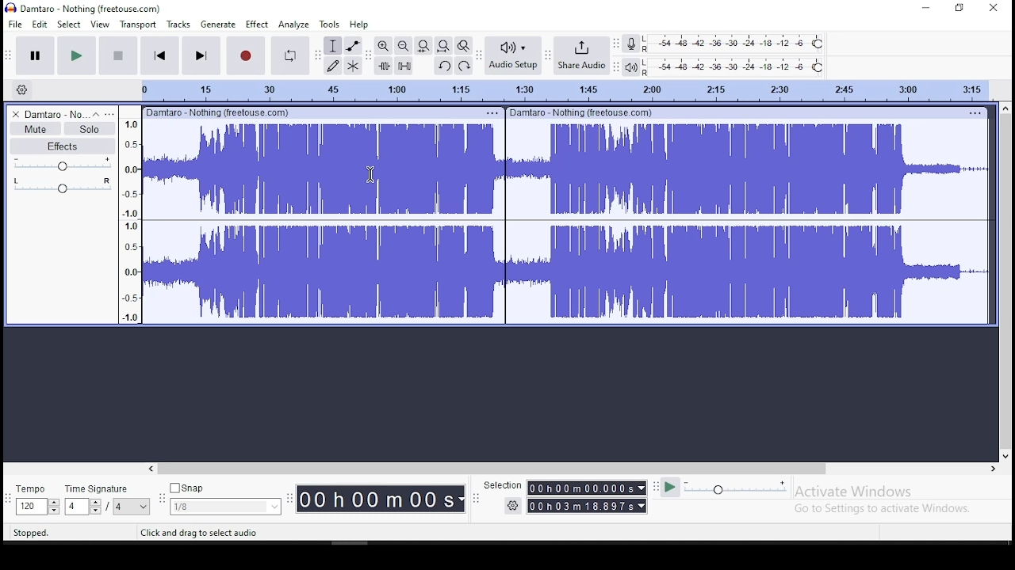  I want to click on audio track name, so click(56, 115).